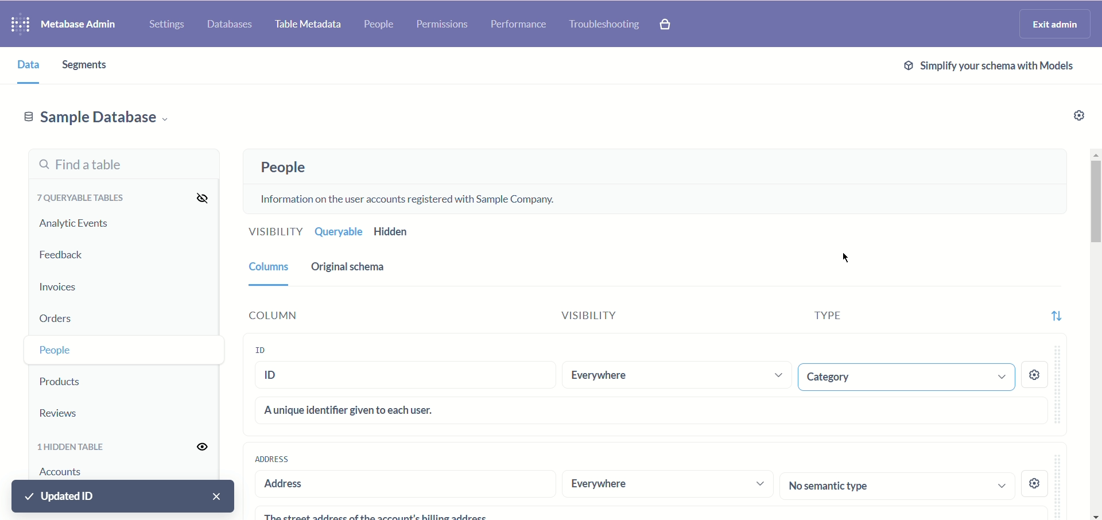 This screenshot has height=520, width=1102. Describe the element at coordinates (443, 26) in the screenshot. I see `Permissions` at that location.